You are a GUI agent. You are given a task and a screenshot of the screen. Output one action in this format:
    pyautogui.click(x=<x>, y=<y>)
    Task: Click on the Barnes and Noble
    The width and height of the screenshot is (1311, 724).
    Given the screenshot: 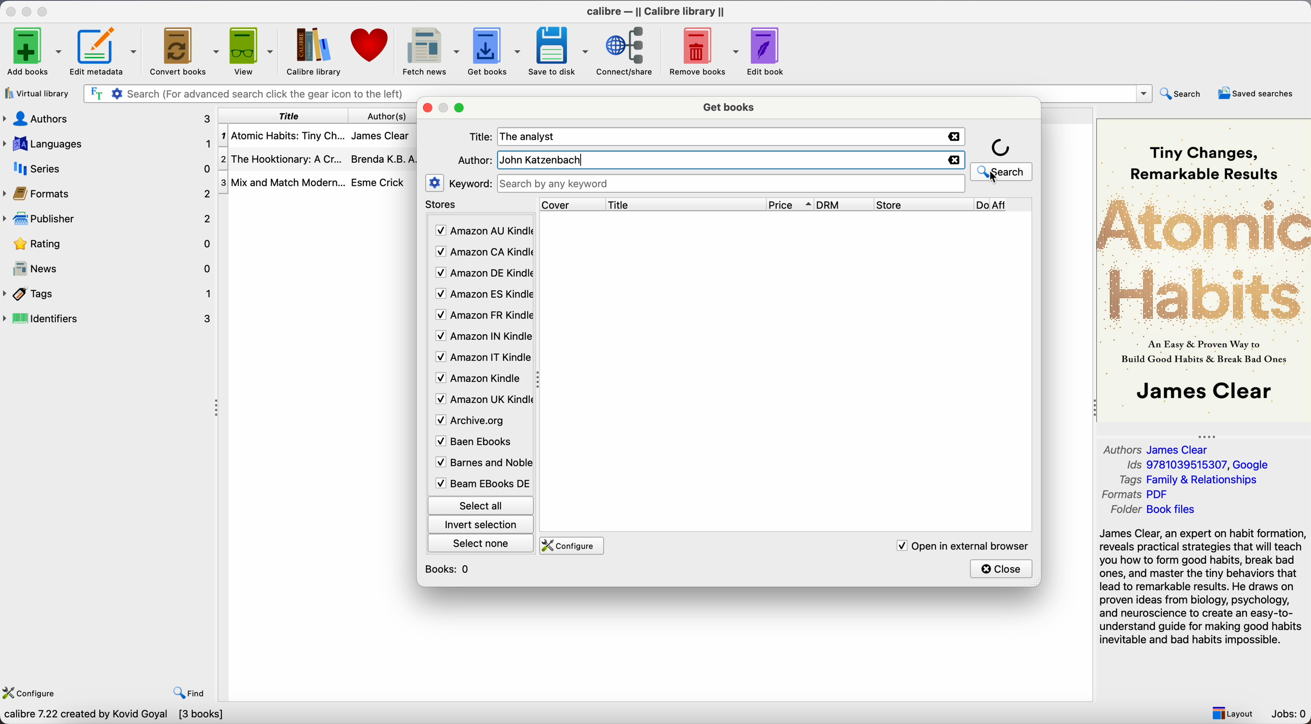 What is the action you would take?
    pyautogui.click(x=480, y=465)
    